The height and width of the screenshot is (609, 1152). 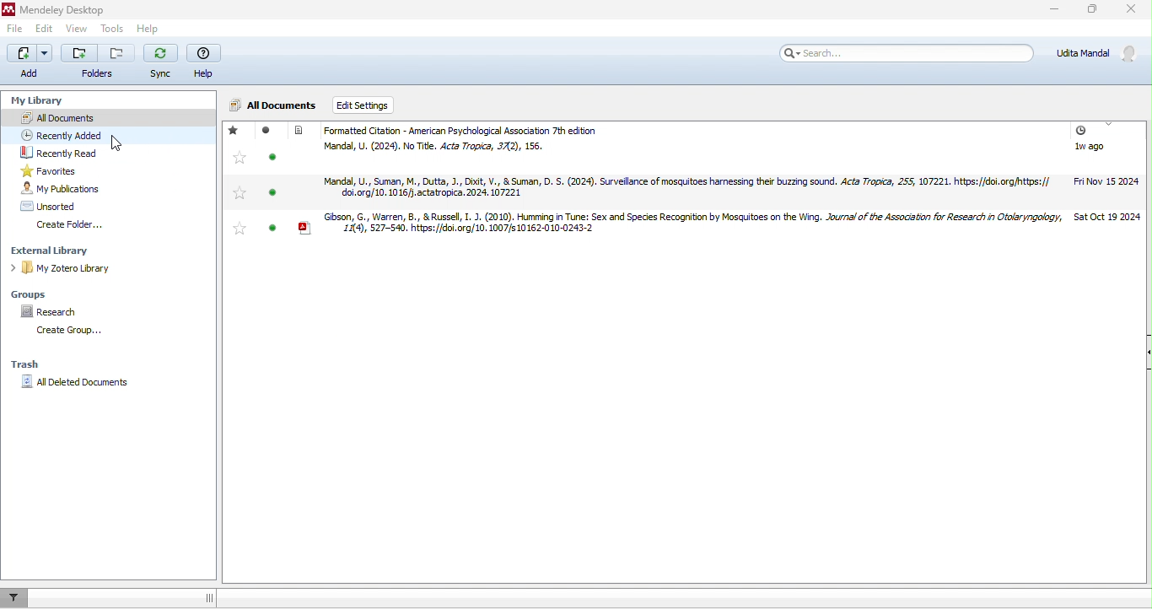 What do you see at coordinates (59, 188) in the screenshot?
I see `my publication` at bounding box center [59, 188].